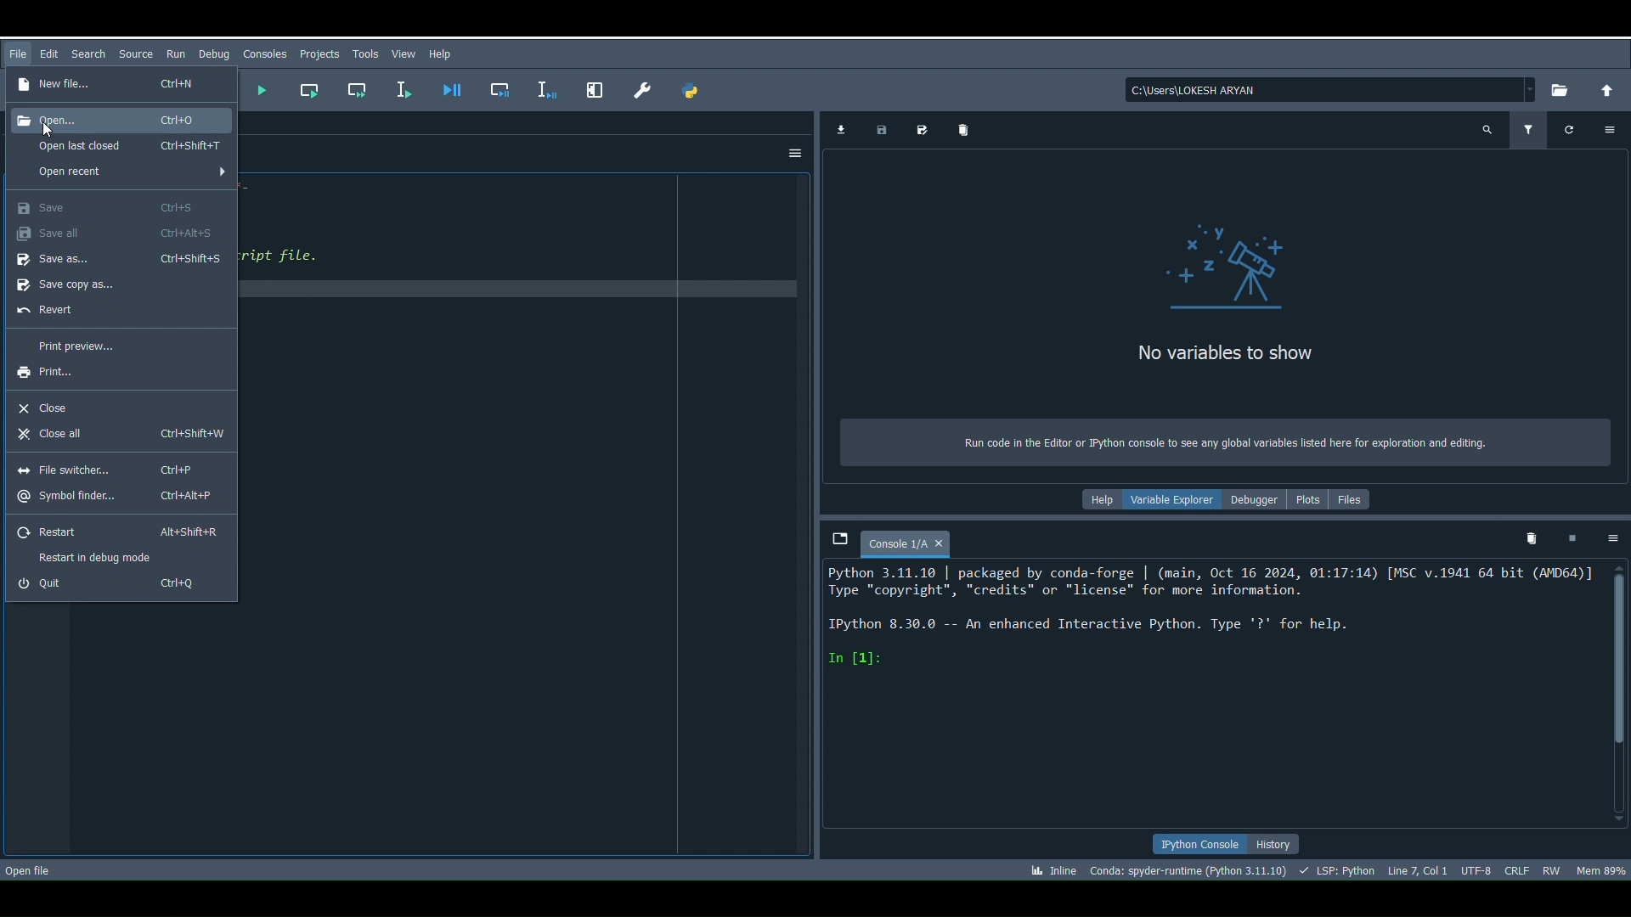  Describe the element at coordinates (47, 129) in the screenshot. I see `Cursor` at that location.